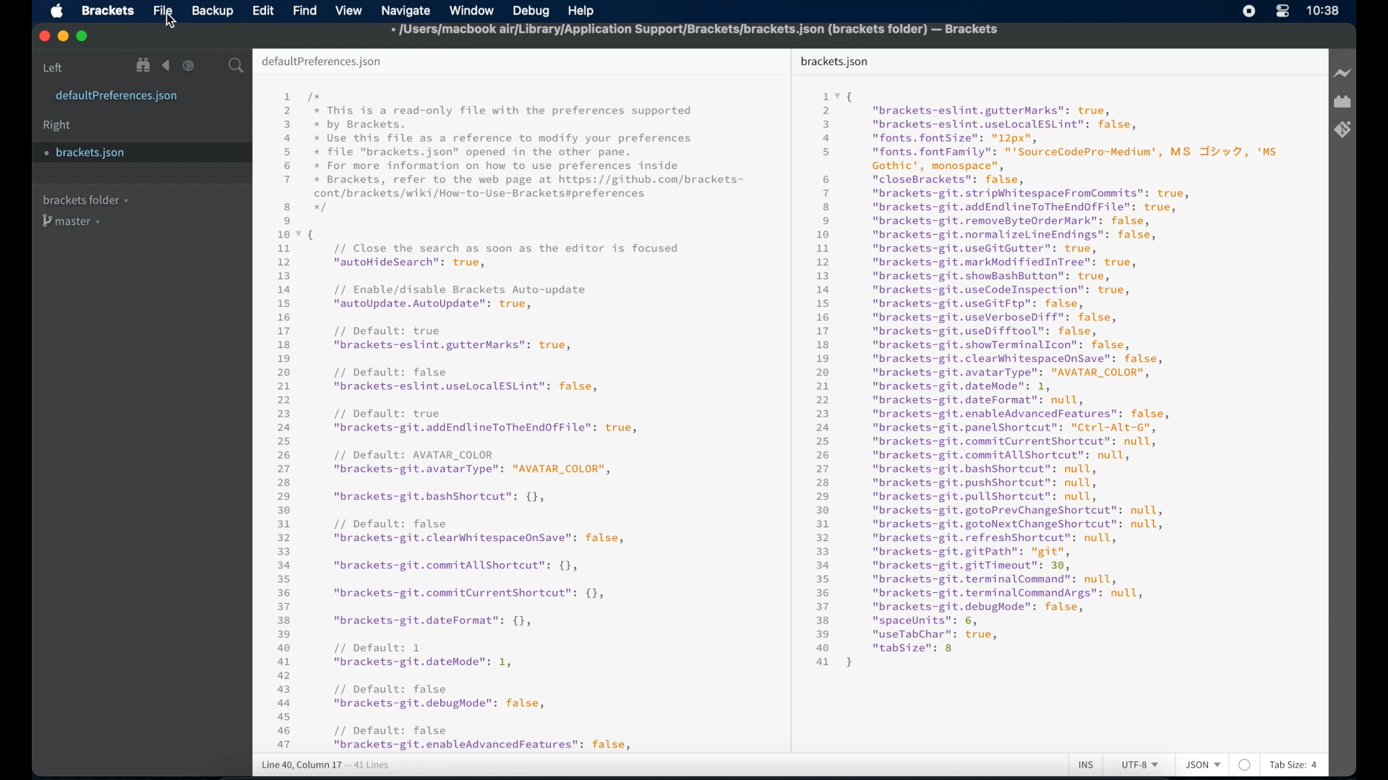  Describe the element at coordinates (472, 11) in the screenshot. I see `window` at that location.